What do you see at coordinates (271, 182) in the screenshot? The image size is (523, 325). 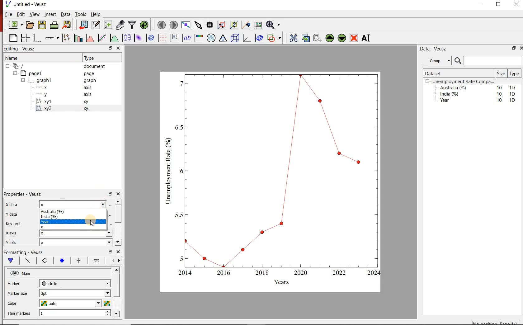 I see `graph chart` at bounding box center [271, 182].